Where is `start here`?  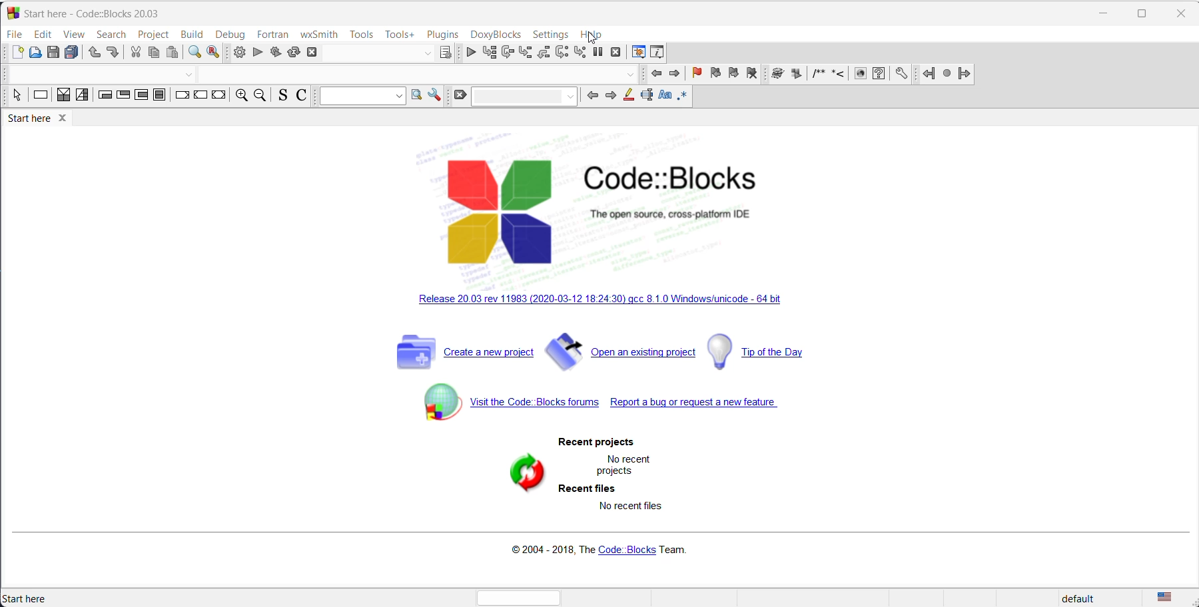
start here is located at coordinates (28, 598).